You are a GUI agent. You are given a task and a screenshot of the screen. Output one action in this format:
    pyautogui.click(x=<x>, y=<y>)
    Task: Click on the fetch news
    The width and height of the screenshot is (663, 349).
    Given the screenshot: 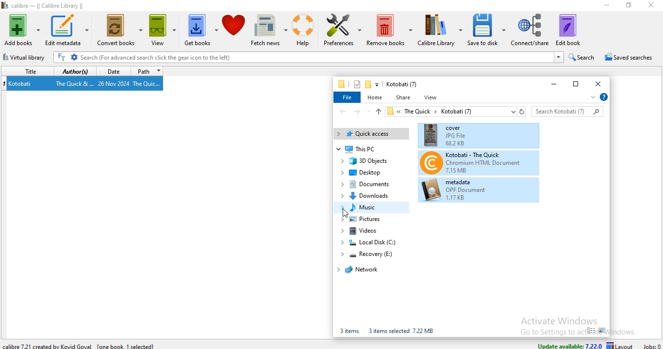 What is the action you would take?
    pyautogui.click(x=269, y=29)
    